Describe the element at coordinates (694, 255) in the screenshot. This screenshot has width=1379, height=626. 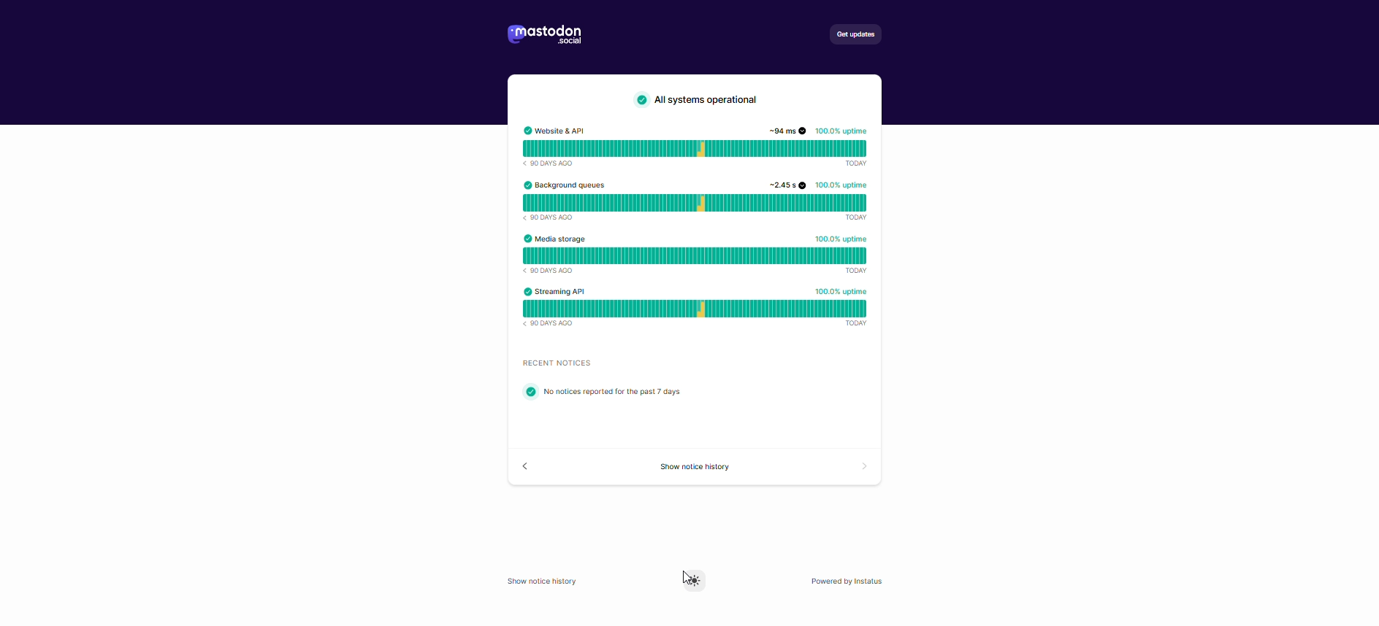
I see `media storage` at that location.